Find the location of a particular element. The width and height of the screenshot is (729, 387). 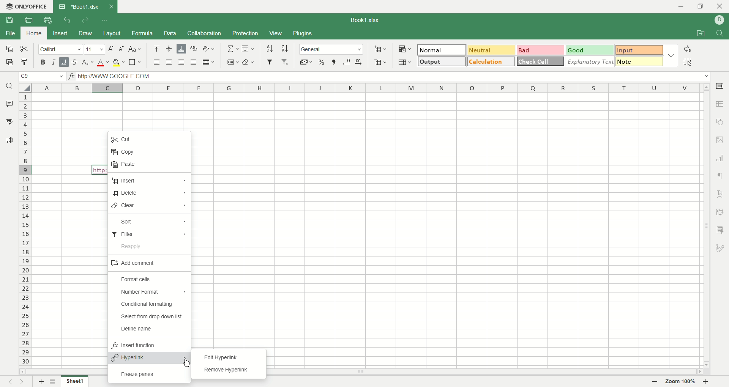

calculation is located at coordinates (491, 61).